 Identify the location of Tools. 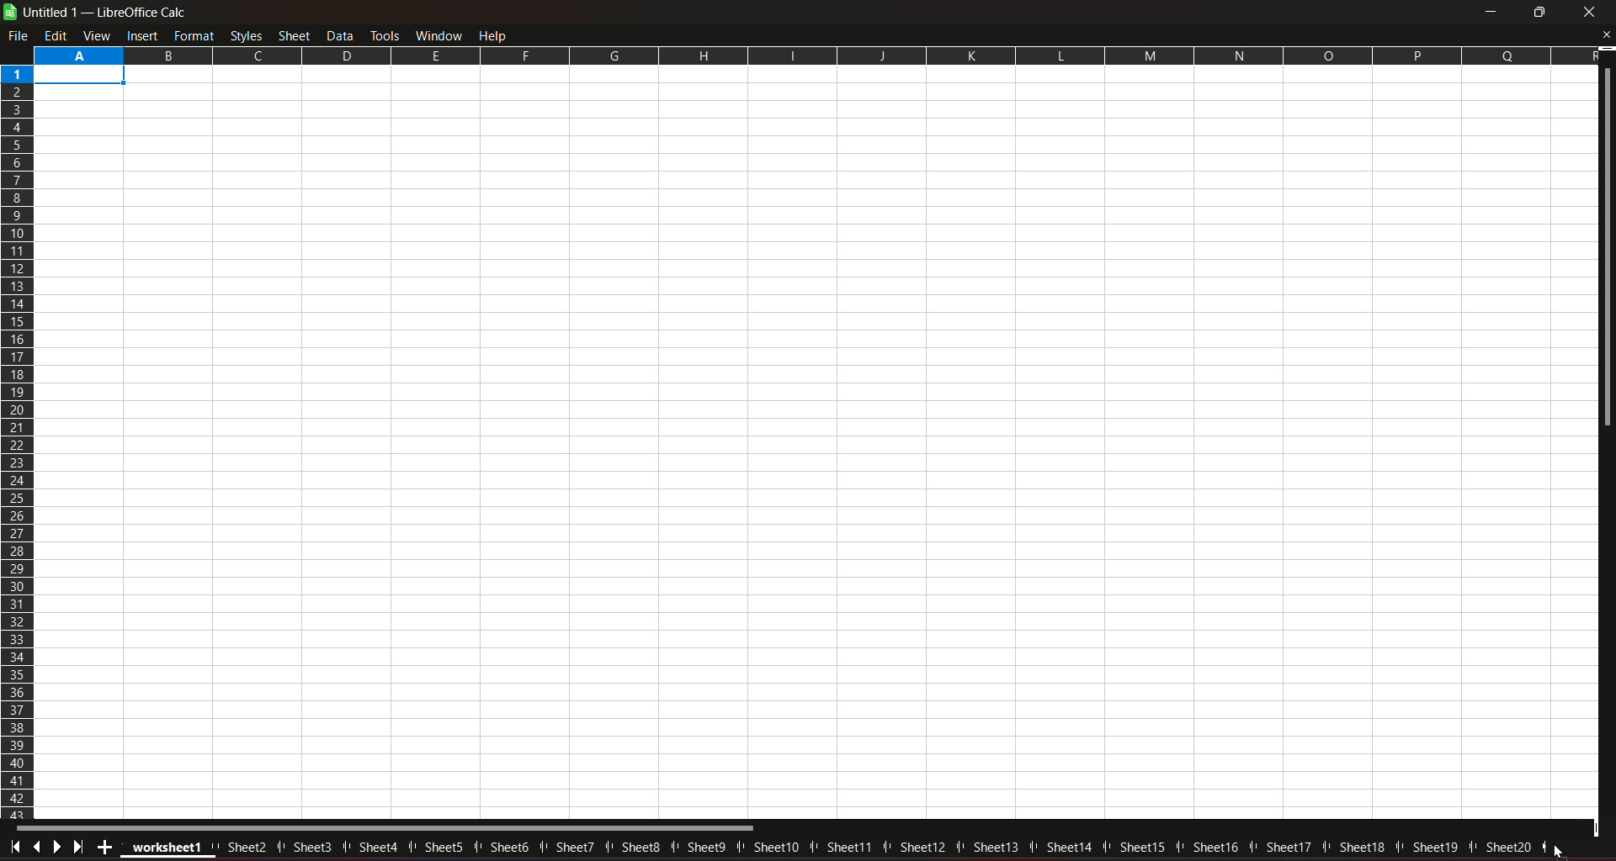
(384, 34).